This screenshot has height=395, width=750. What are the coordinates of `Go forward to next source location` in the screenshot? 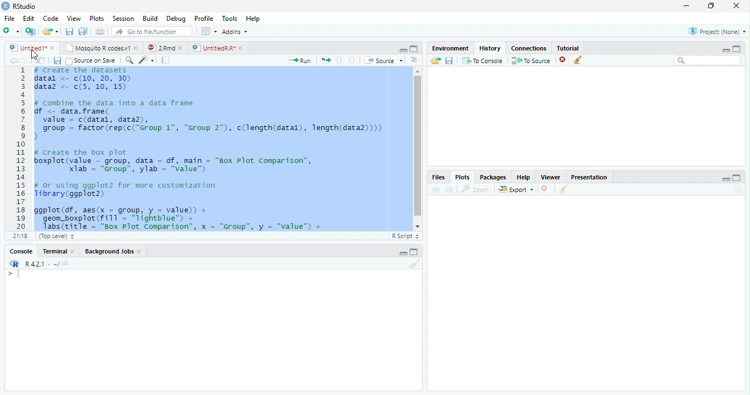 It's located at (24, 61).